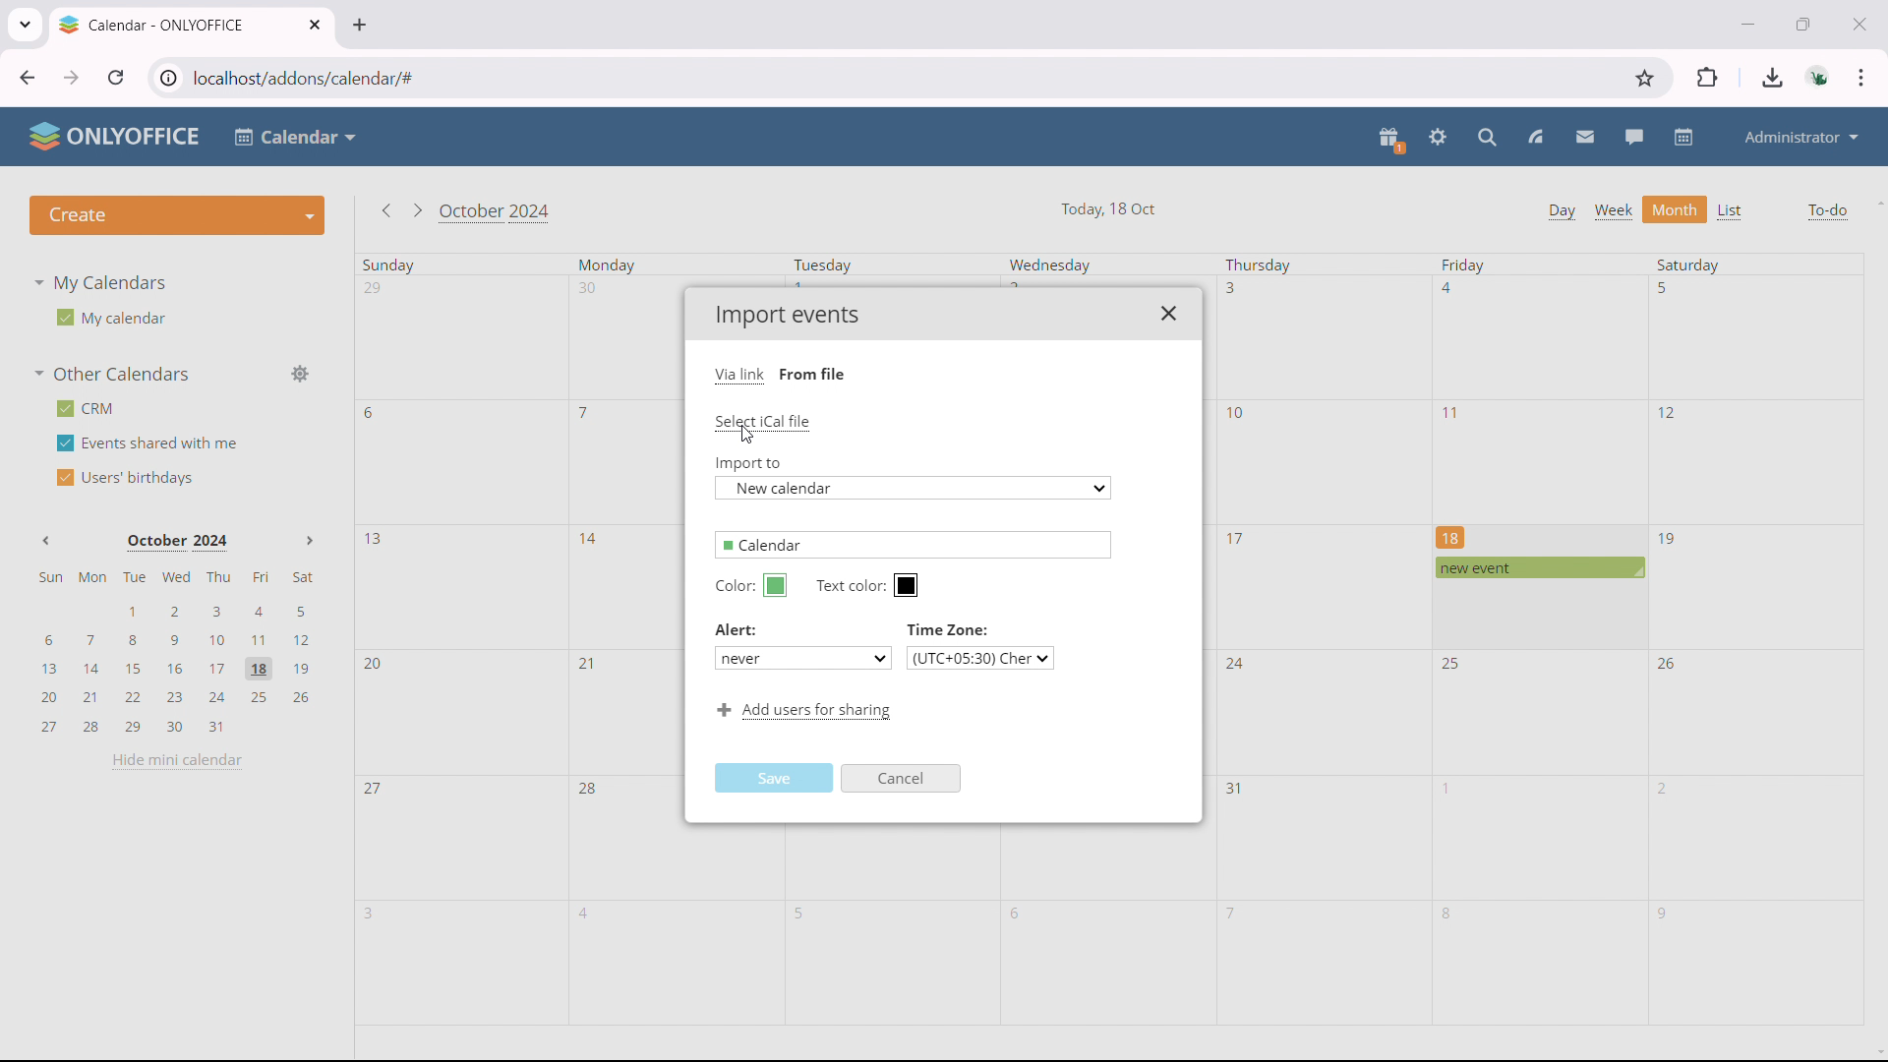  I want to click on scroll down, so click(1876, 1054).